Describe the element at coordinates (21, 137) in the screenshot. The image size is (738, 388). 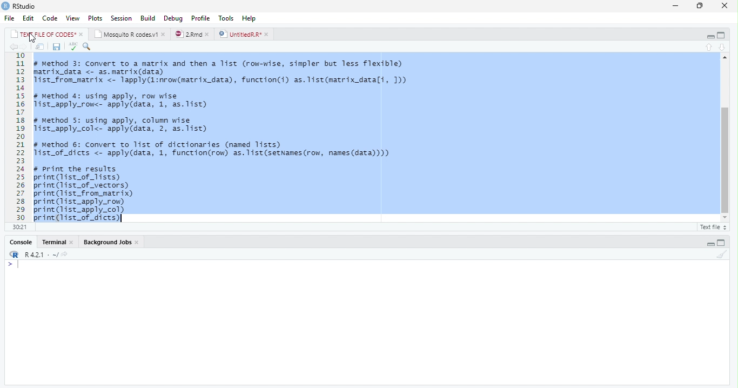
I see `Line number` at that location.